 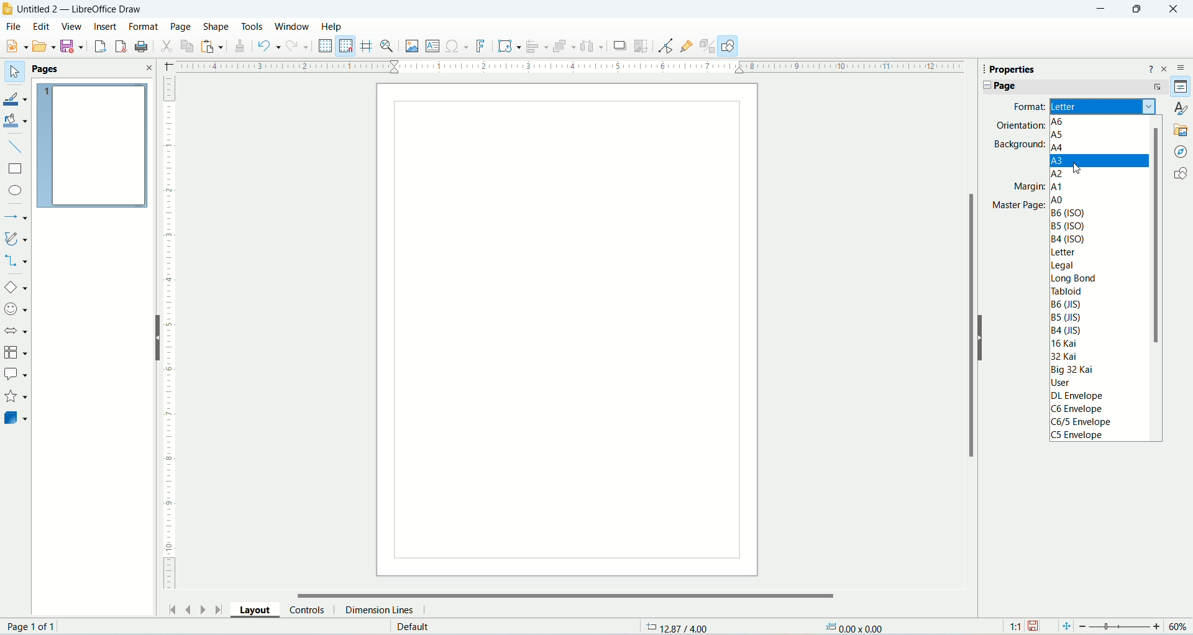 What do you see at coordinates (1066, 381) in the screenshot?
I see `user` at bounding box center [1066, 381].